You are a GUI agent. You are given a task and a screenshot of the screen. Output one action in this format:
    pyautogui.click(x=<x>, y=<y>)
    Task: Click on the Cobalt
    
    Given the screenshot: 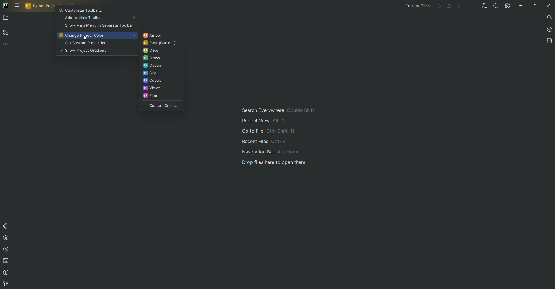 What is the action you would take?
    pyautogui.click(x=162, y=81)
    